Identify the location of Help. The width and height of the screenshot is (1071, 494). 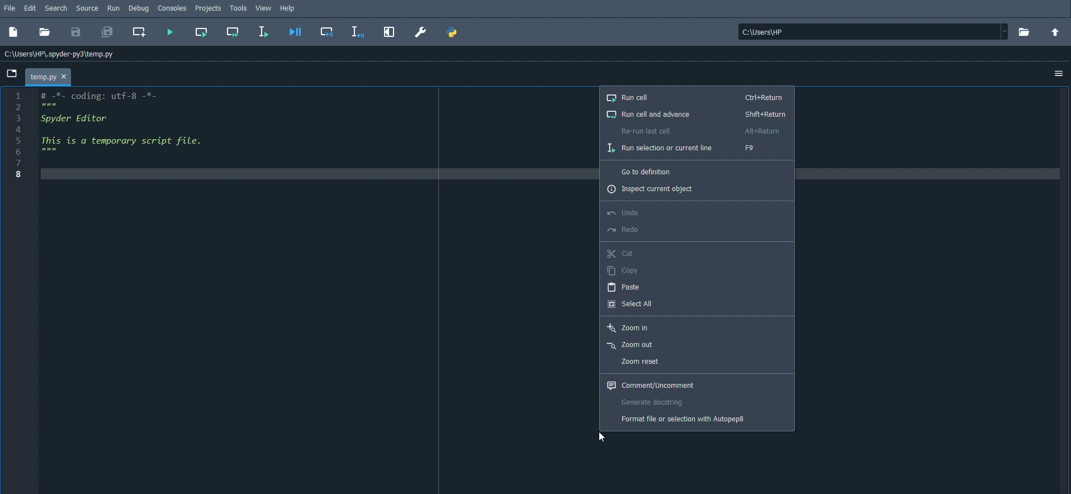
(287, 8).